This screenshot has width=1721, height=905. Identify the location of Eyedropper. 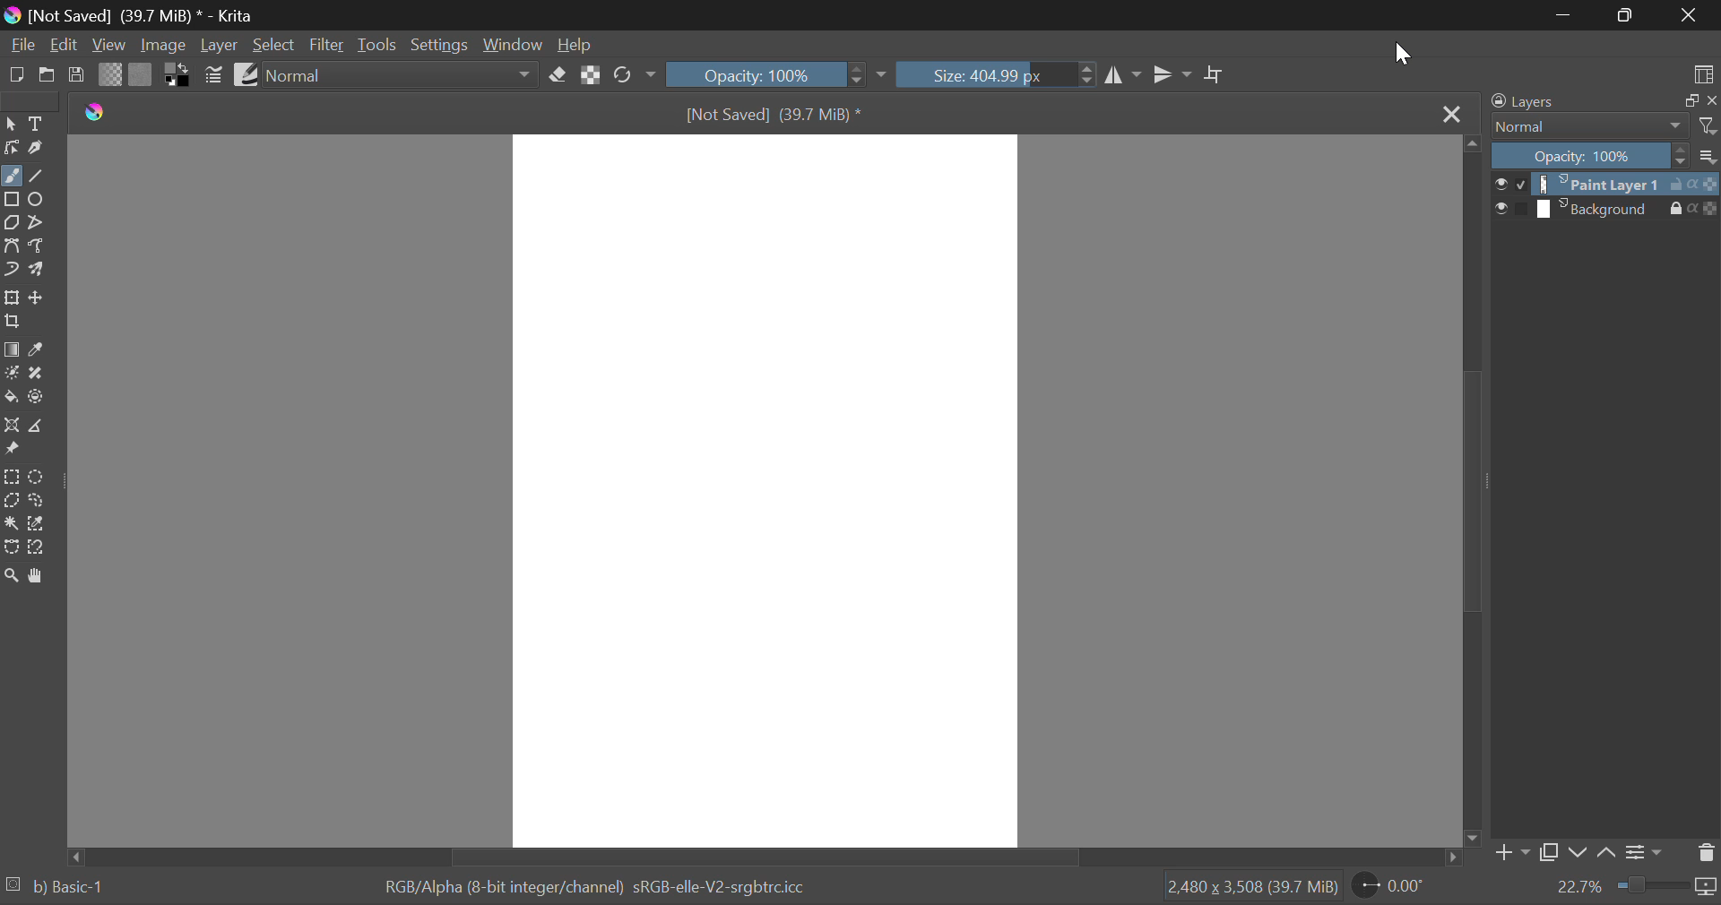
(39, 349).